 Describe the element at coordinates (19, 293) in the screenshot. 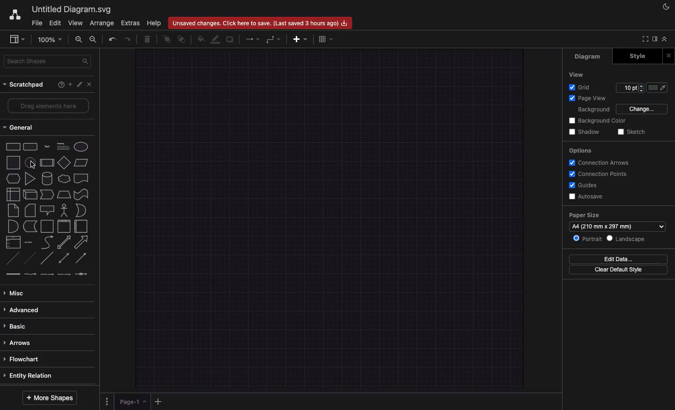

I see `Misc` at that location.